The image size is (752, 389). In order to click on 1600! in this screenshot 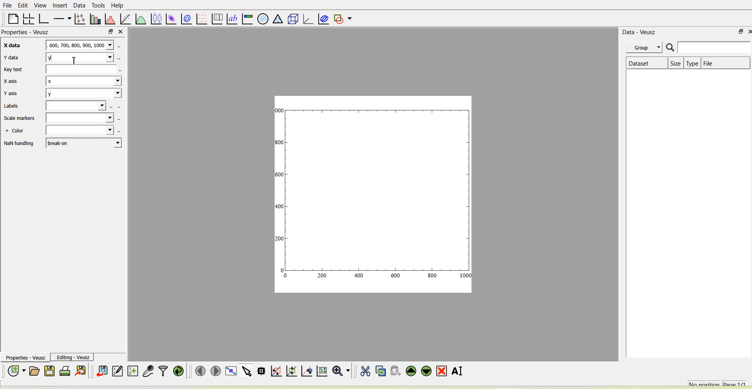, I will do `click(279, 174)`.